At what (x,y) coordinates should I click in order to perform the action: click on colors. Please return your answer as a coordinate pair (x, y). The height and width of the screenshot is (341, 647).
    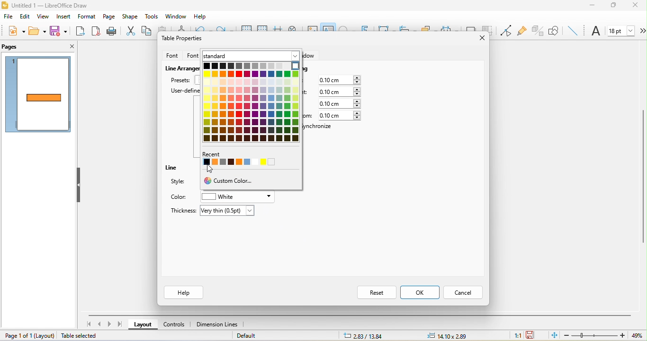
    Looking at the image, I should click on (252, 103).